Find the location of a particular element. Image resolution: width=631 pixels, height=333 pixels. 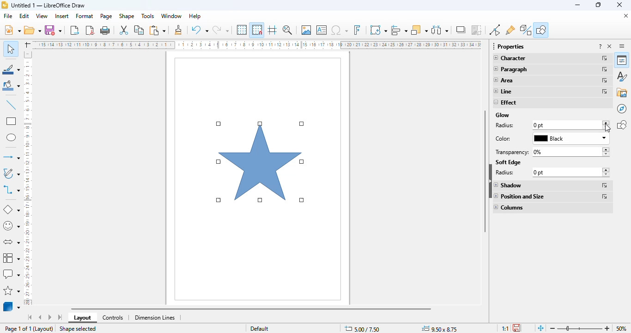

help about this sidebar deck is located at coordinates (601, 46).